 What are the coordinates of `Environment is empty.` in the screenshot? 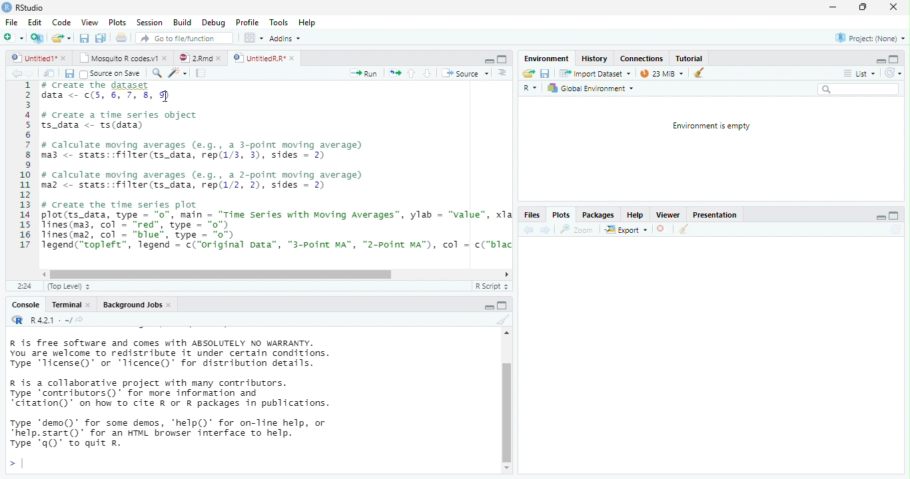 It's located at (711, 126).